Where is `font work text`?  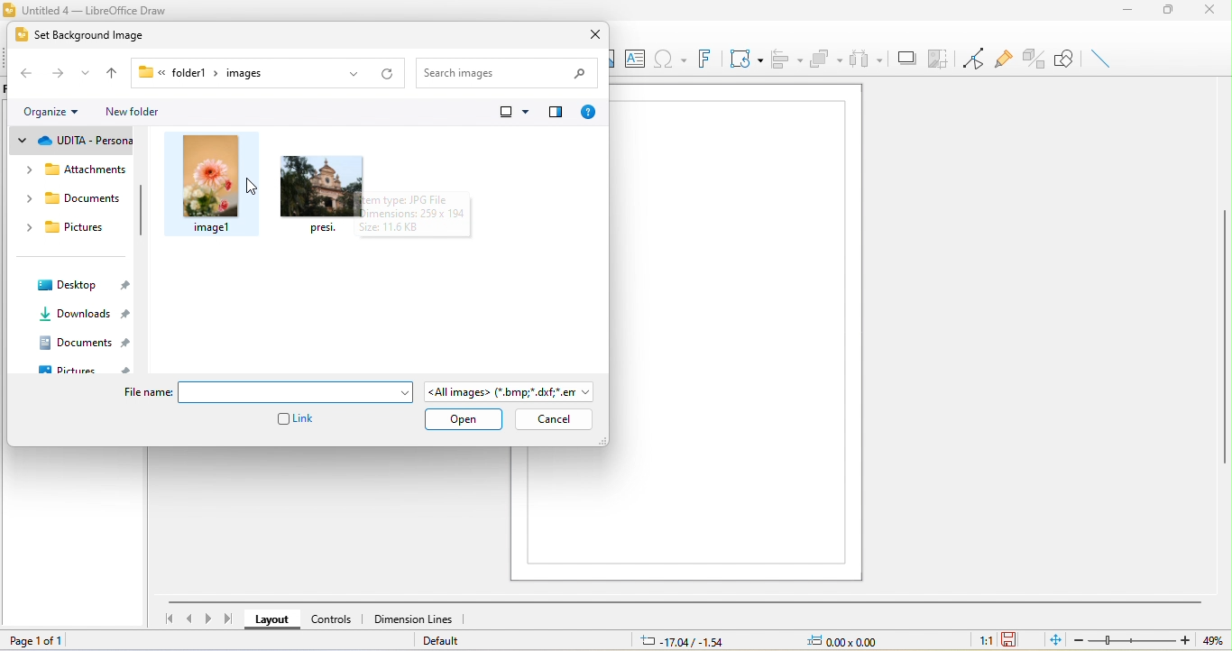 font work text is located at coordinates (707, 61).